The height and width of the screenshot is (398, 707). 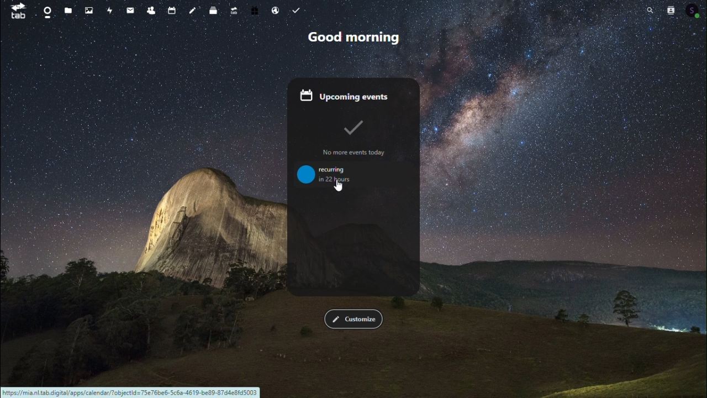 What do you see at coordinates (356, 39) in the screenshot?
I see `Good morning` at bounding box center [356, 39].